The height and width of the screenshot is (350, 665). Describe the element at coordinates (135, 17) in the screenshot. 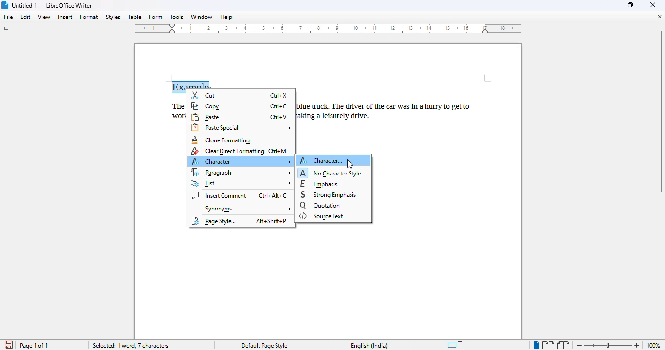

I see `table` at that location.